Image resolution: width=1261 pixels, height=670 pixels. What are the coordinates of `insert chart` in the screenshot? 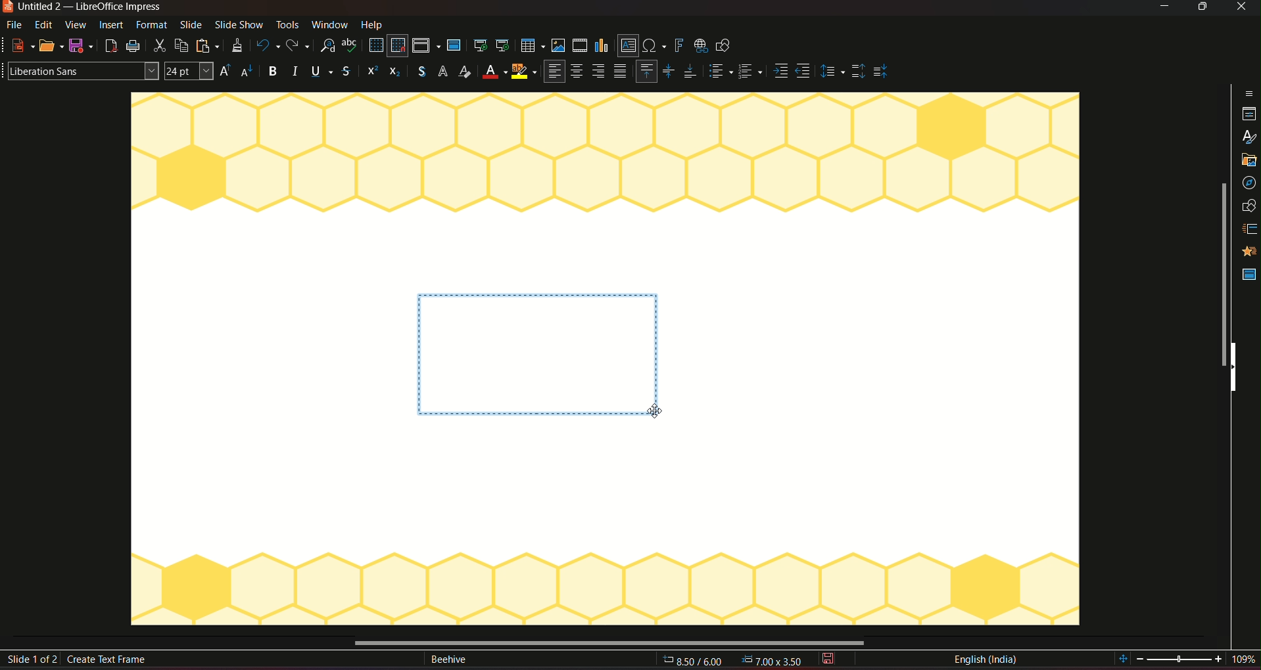 It's located at (603, 45).